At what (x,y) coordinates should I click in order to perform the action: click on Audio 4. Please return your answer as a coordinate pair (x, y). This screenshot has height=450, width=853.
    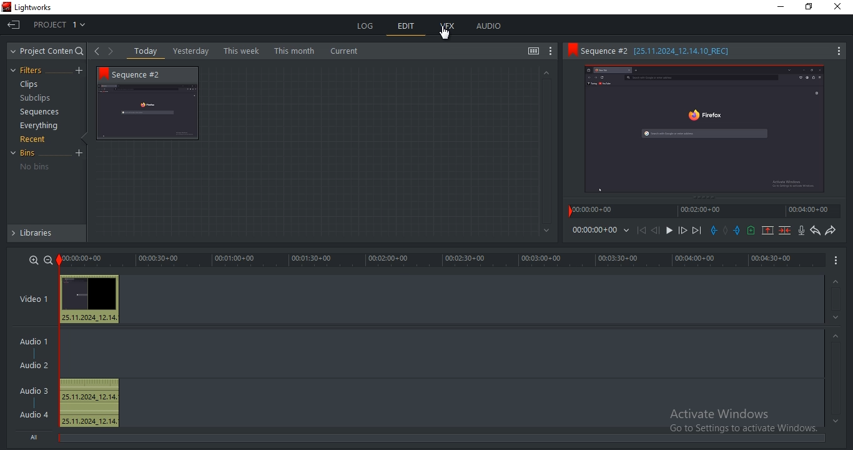
    Looking at the image, I should click on (37, 416).